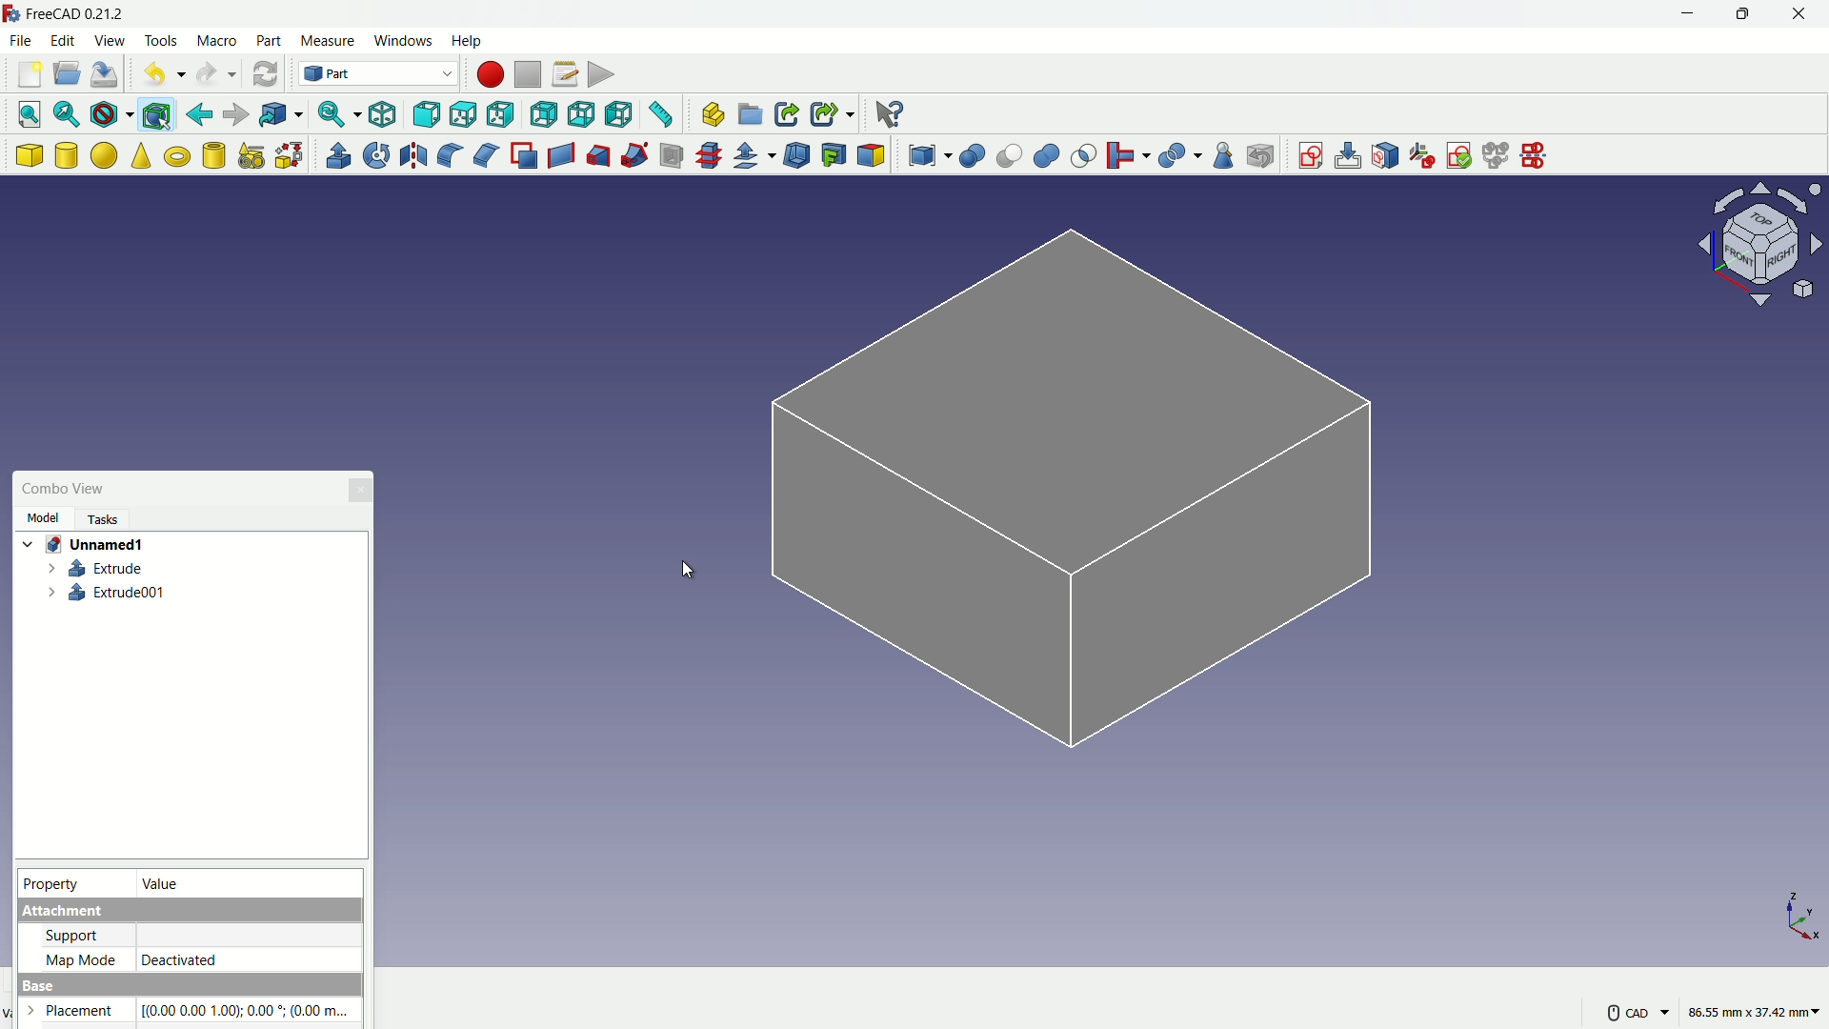 The image size is (1829, 1029). I want to click on join object, so click(1127, 154).